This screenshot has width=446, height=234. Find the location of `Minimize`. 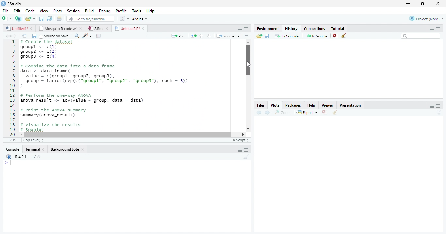

Minimize is located at coordinates (239, 29).